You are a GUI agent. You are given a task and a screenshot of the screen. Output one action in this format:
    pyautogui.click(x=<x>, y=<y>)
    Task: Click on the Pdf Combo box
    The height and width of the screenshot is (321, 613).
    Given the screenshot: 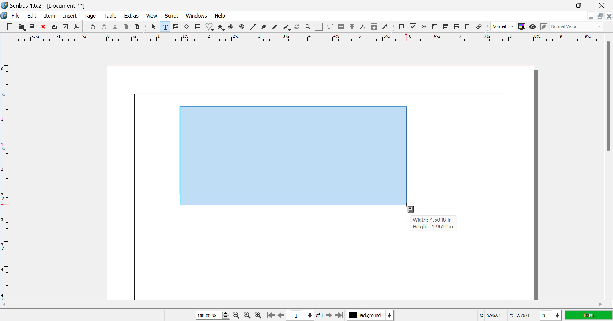 What is the action you would take?
    pyautogui.click(x=446, y=27)
    